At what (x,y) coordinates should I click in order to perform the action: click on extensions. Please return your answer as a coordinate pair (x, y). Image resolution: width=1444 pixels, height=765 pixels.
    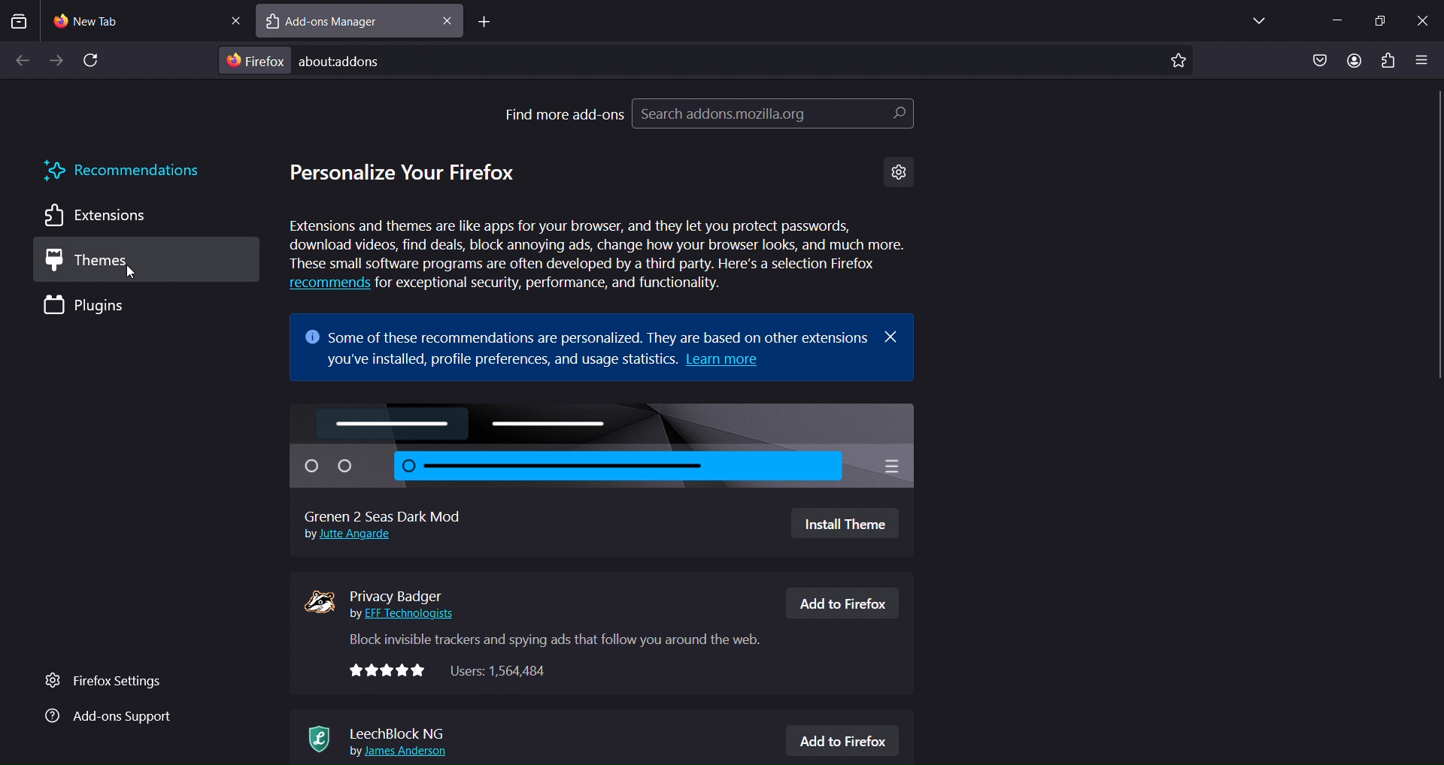
    Looking at the image, I should click on (1386, 60).